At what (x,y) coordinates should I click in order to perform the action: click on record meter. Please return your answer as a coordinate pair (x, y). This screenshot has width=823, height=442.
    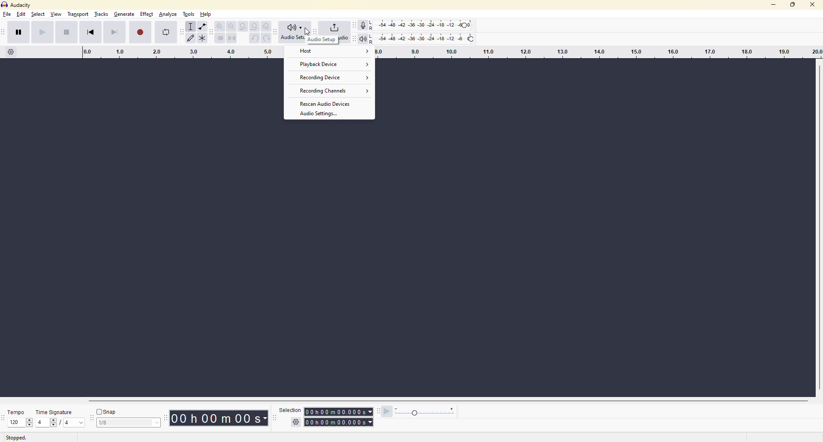
    Looking at the image, I should click on (360, 25).